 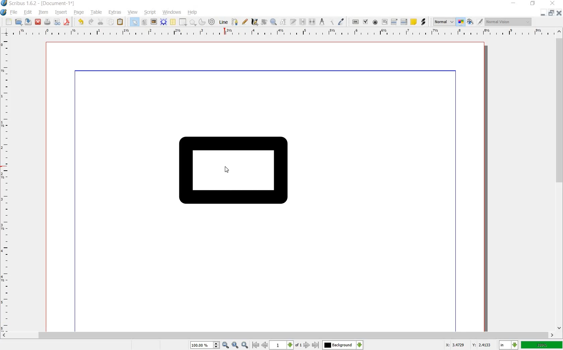 What do you see at coordinates (508, 345) in the screenshot?
I see `set unit` at bounding box center [508, 345].